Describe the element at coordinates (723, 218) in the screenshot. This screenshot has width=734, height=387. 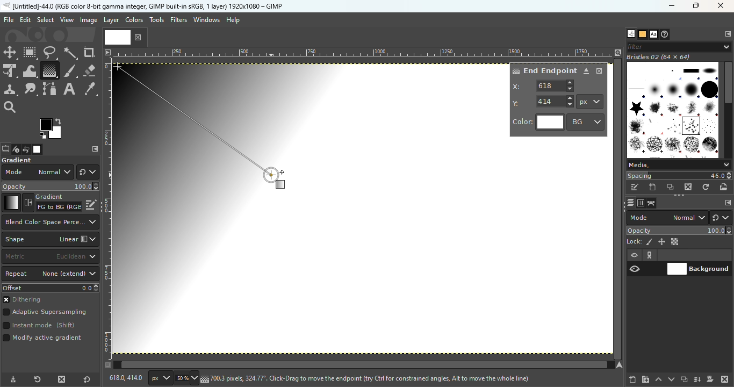
I see `Switch to another group of modes` at that location.